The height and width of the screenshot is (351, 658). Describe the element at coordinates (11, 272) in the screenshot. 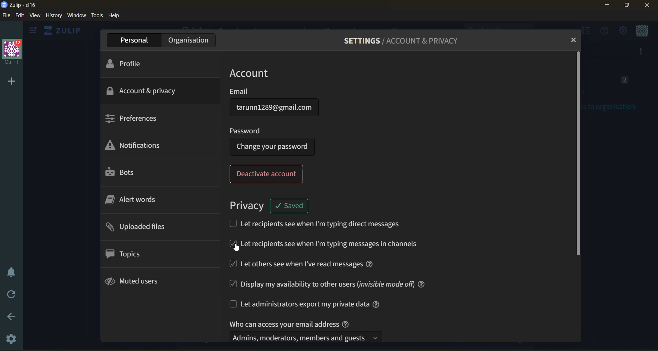

I see `enable do not disturb` at that location.